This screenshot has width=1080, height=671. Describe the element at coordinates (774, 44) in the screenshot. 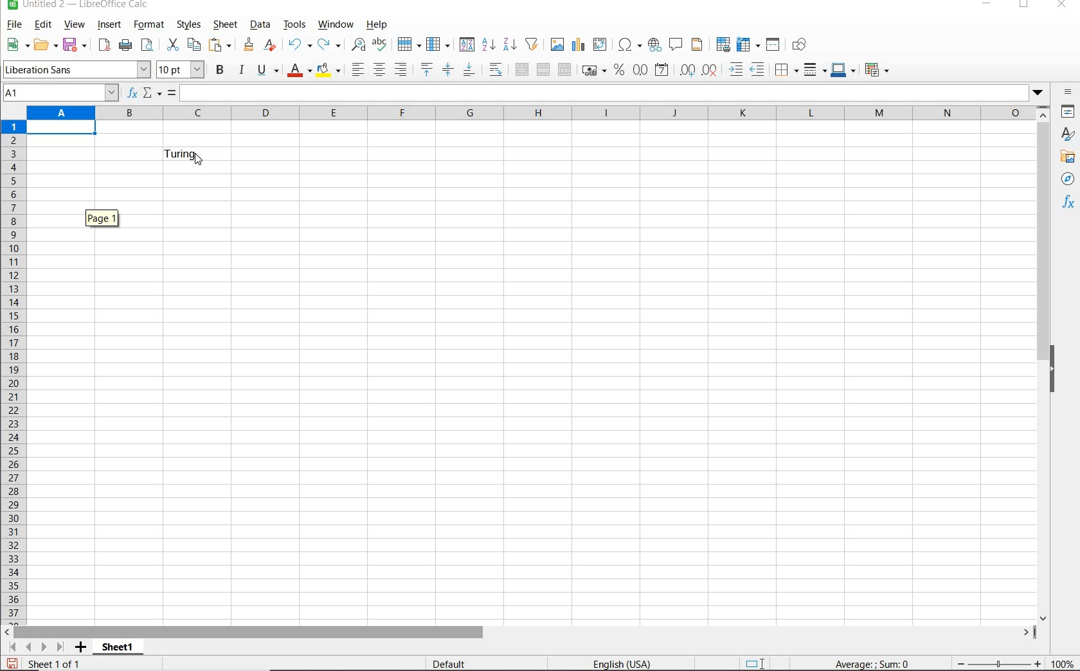

I see `SPLIT WINDOW` at that location.